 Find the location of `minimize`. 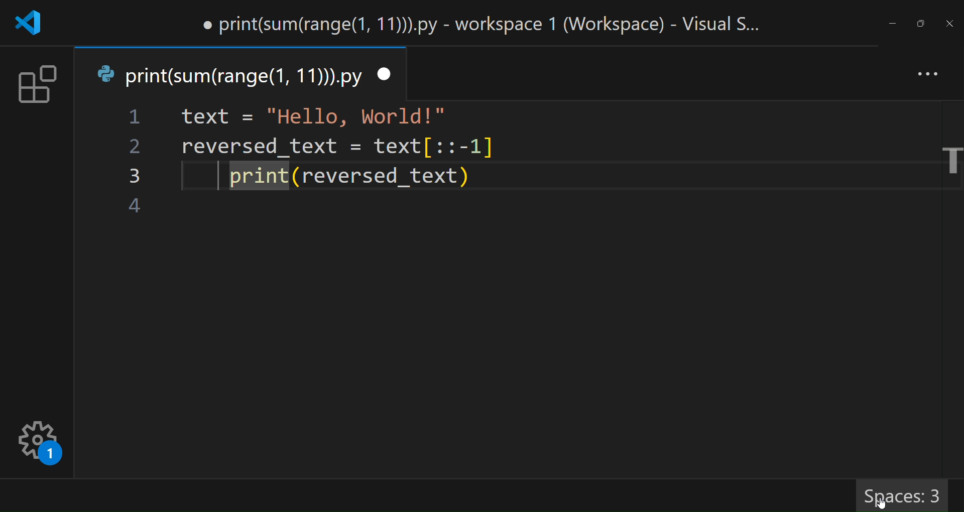

minimize is located at coordinates (891, 24).